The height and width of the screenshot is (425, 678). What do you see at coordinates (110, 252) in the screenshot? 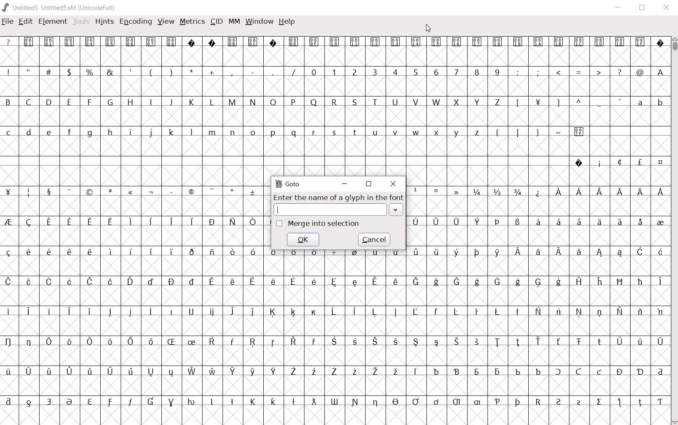
I see `Symbol` at bounding box center [110, 252].